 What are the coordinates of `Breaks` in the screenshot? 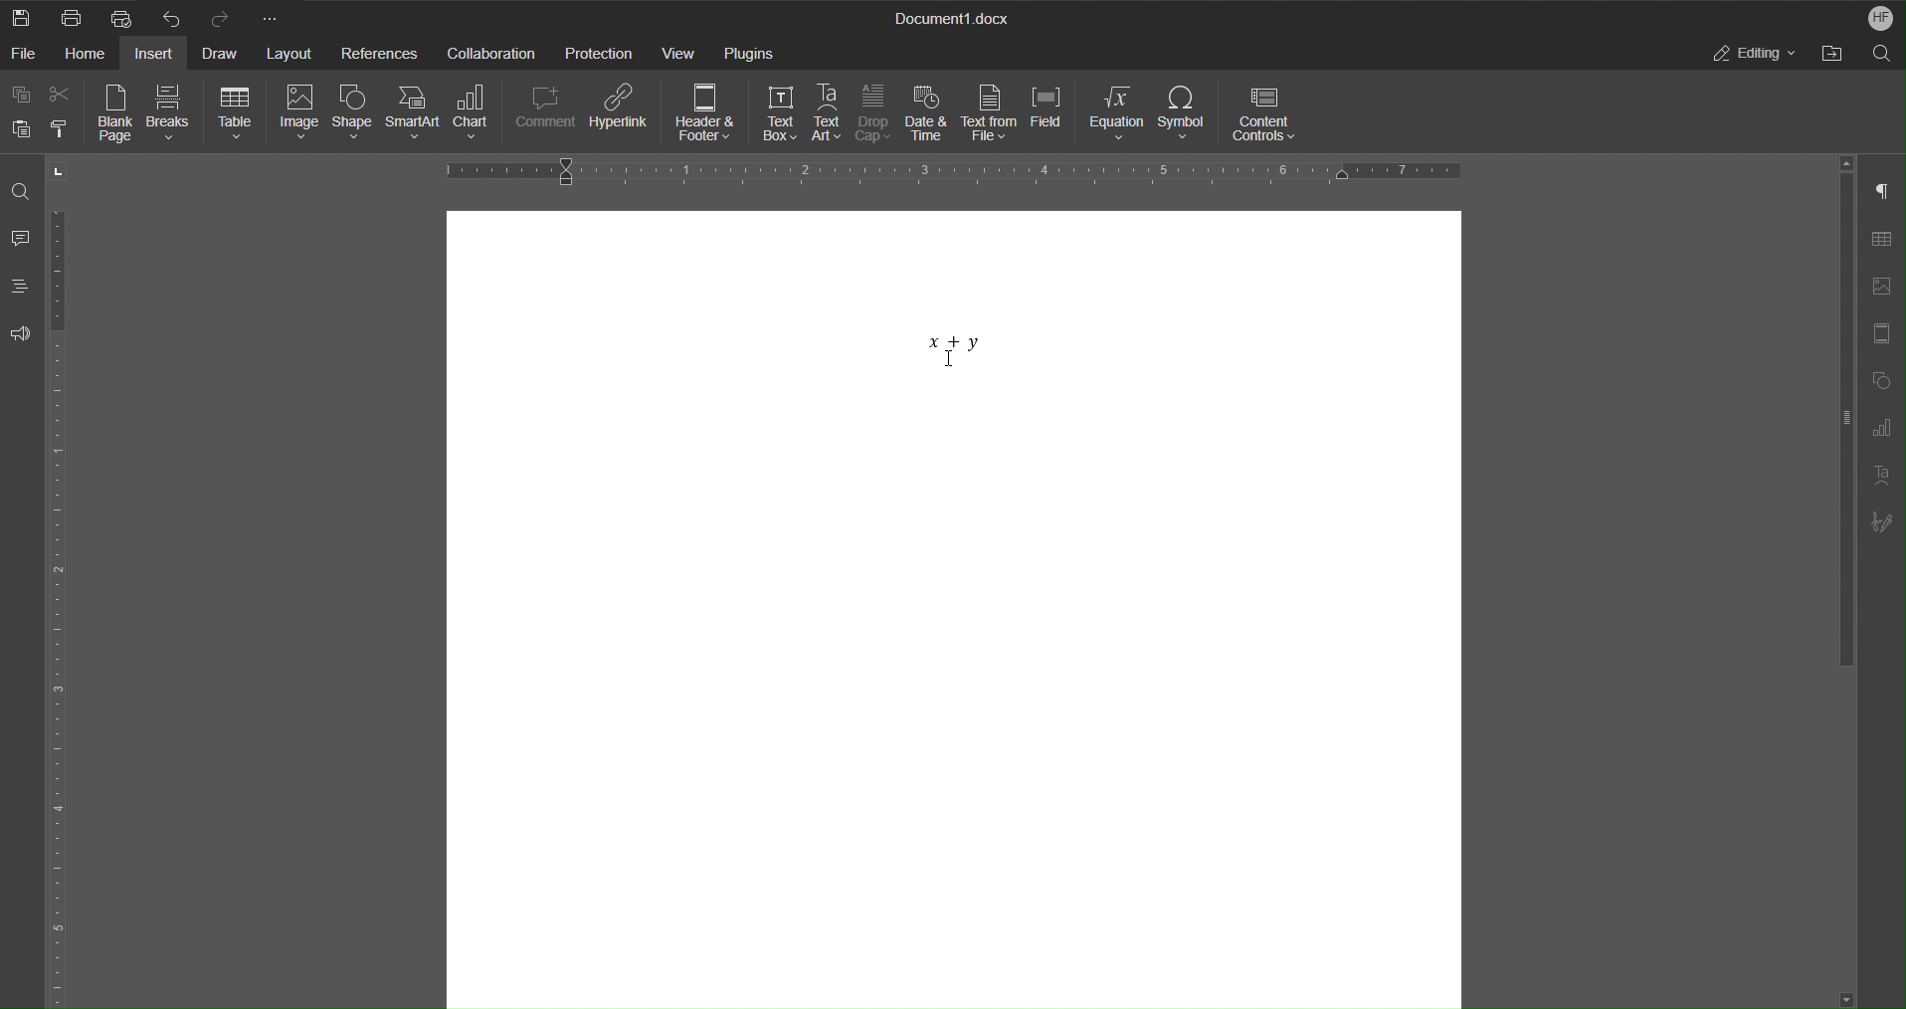 It's located at (172, 114).